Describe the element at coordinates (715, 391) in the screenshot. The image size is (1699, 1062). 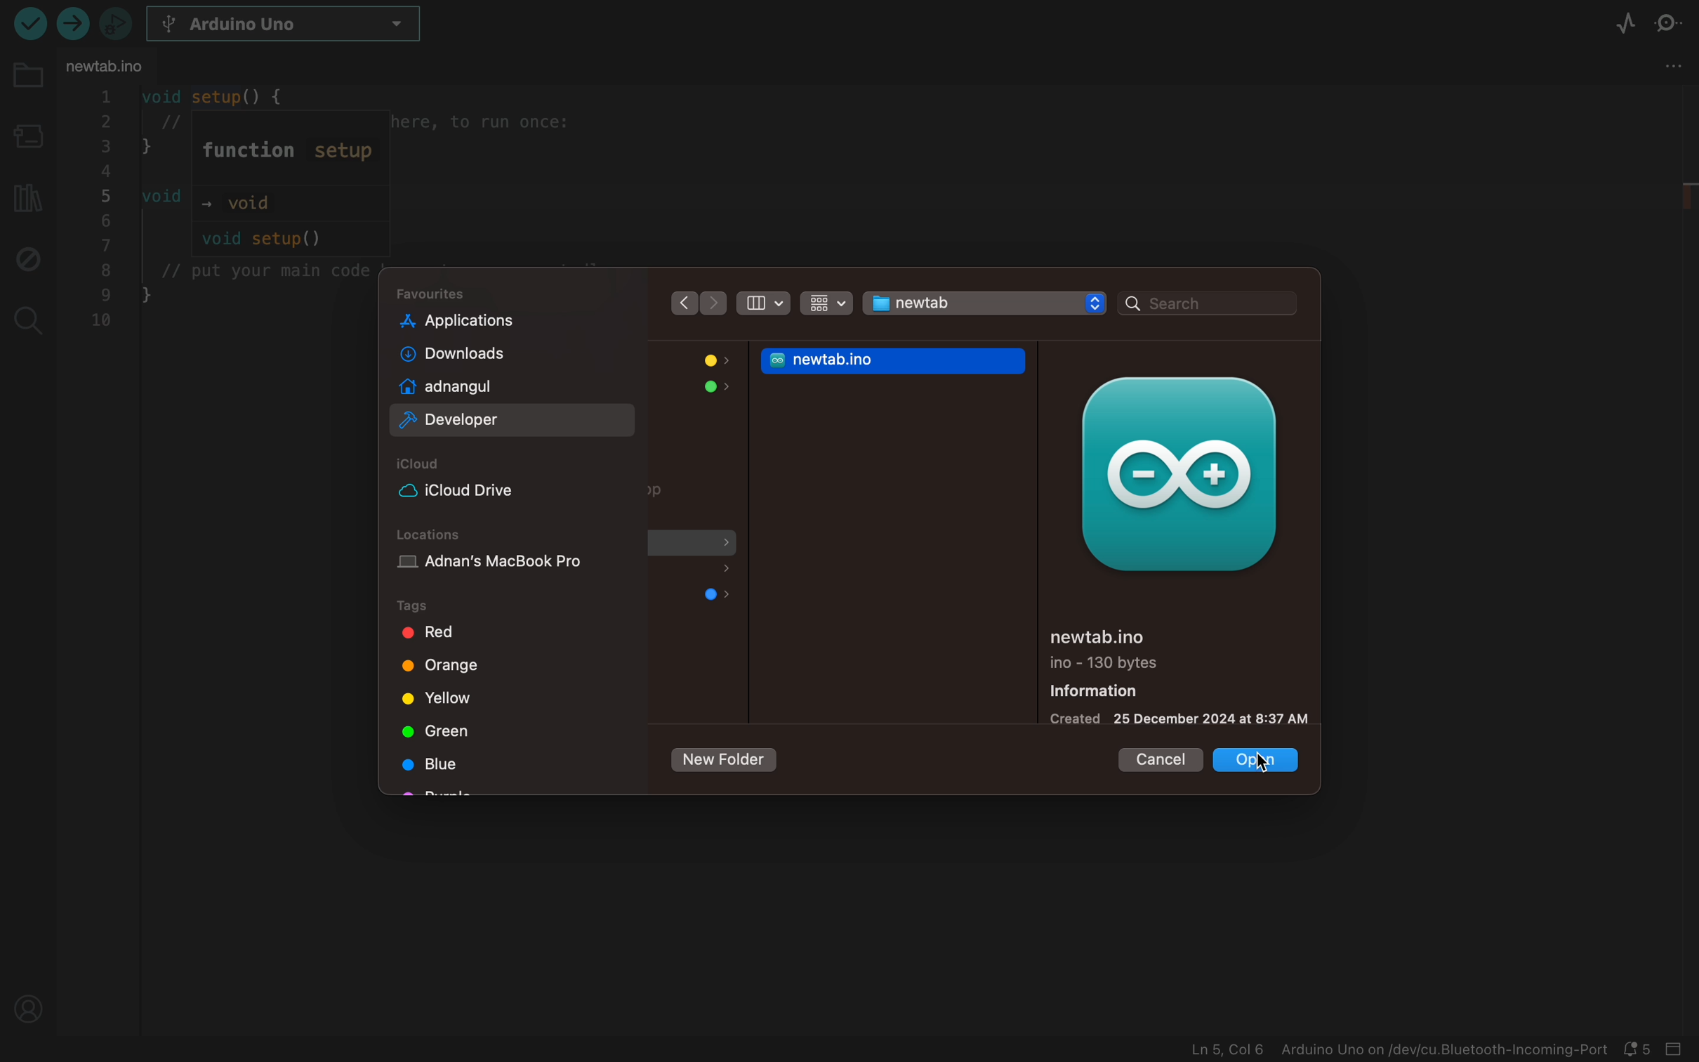
I see `colors` at that location.